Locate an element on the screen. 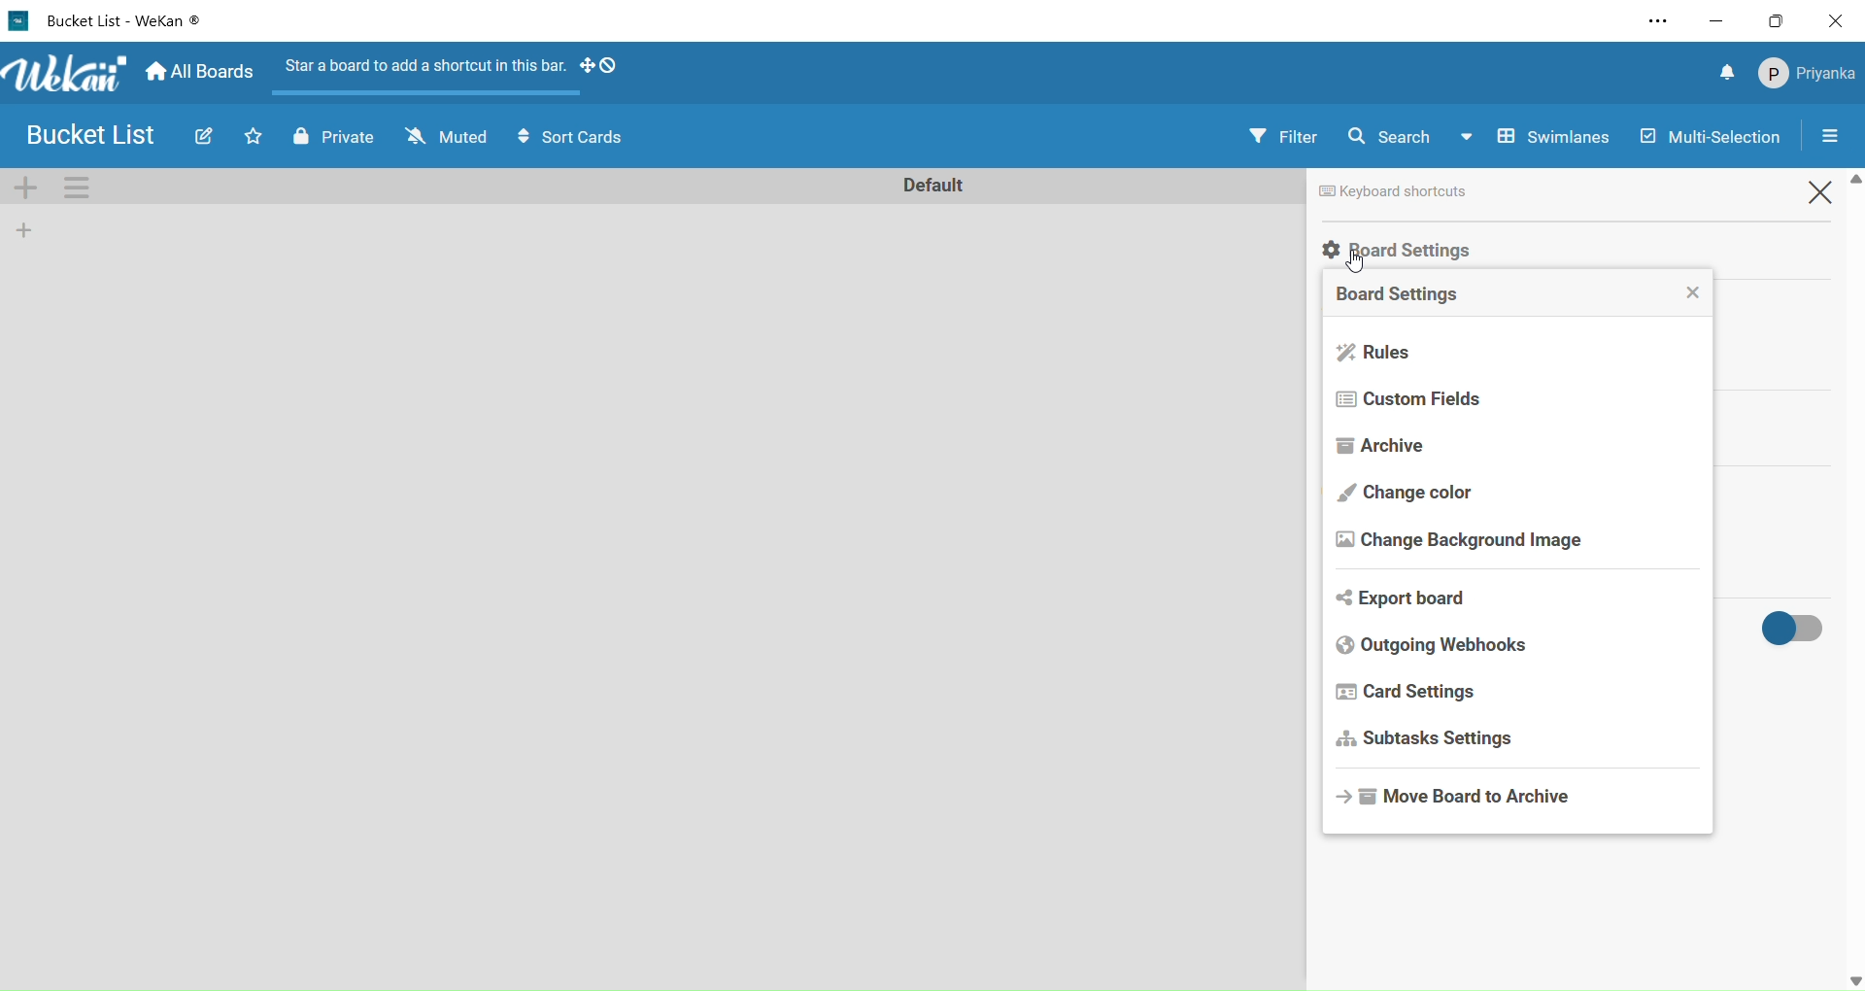  multi-selection is located at coordinates (1717, 134).